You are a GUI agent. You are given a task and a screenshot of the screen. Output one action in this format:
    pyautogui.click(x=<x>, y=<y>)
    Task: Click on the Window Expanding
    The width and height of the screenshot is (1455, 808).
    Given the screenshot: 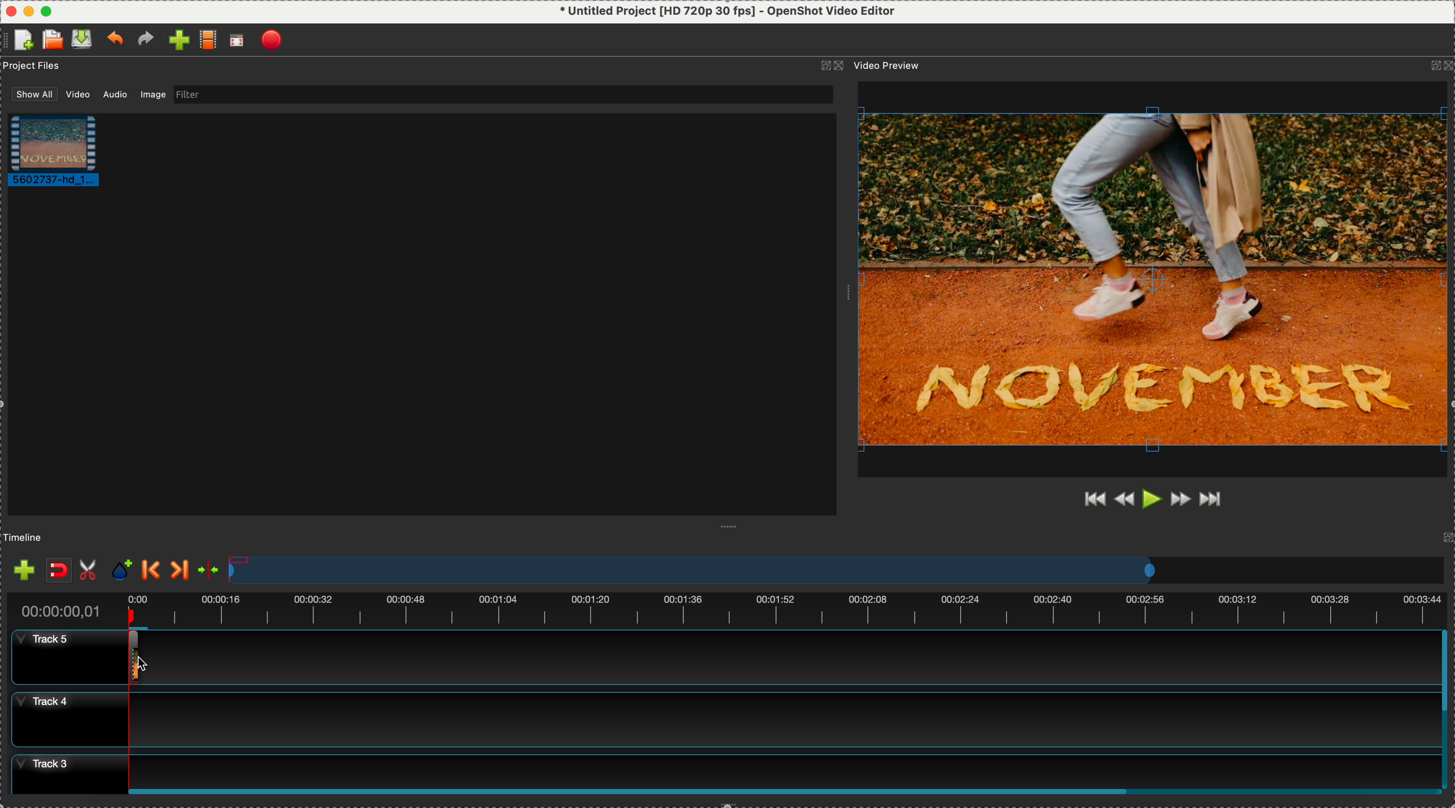 What is the action you would take?
    pyautogui.click(x=847, y=290)
    